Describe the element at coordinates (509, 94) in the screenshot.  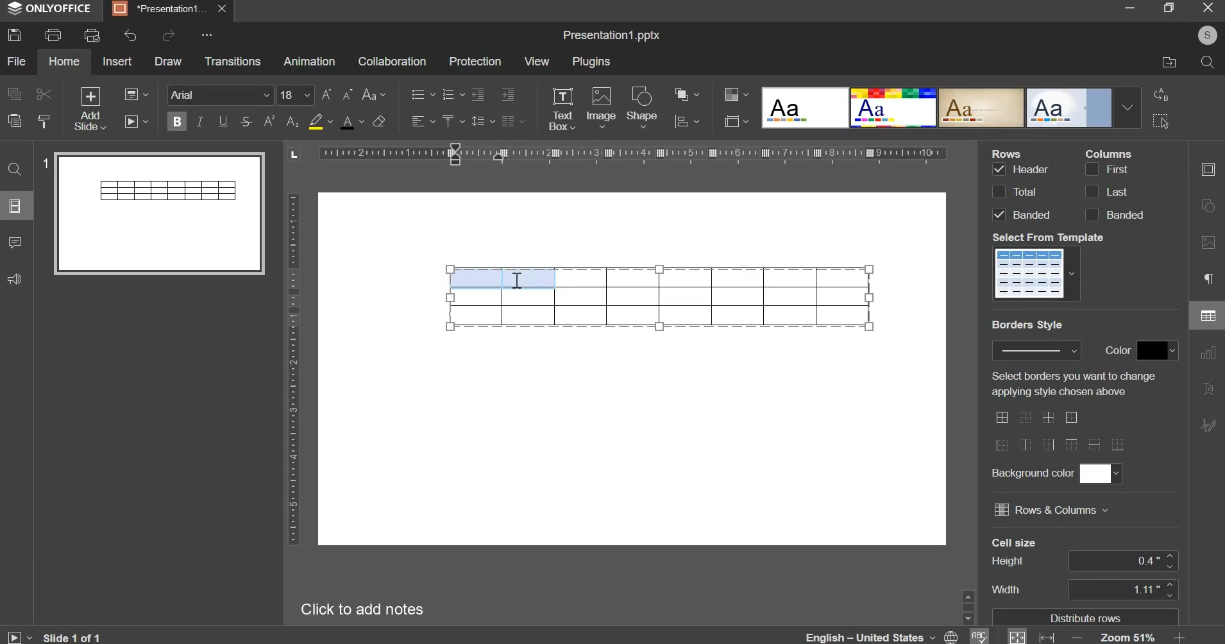
I see `increase indent` at that location.